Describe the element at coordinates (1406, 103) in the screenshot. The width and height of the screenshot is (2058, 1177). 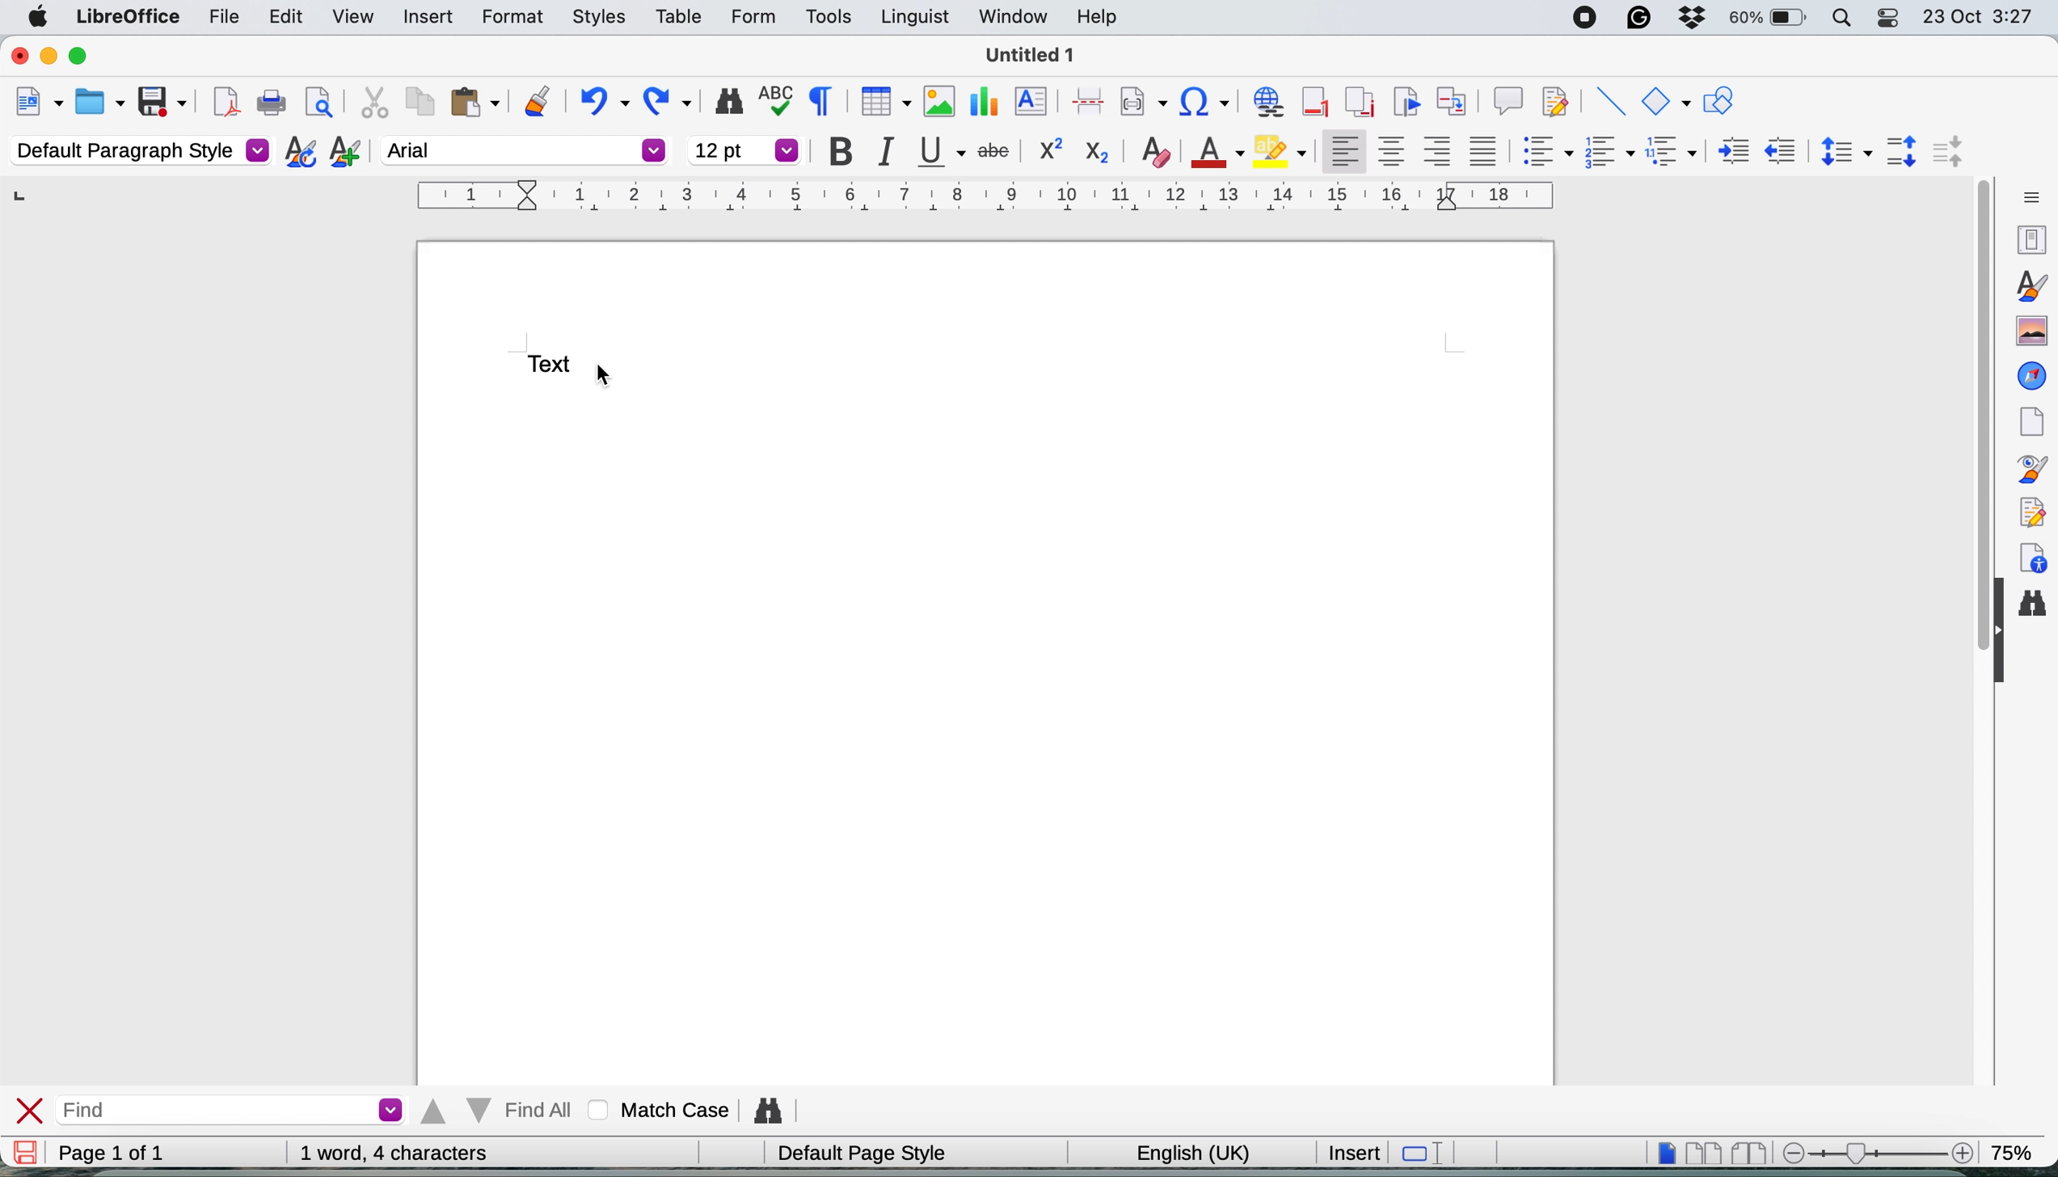
I see `insert bookmark` at that location.